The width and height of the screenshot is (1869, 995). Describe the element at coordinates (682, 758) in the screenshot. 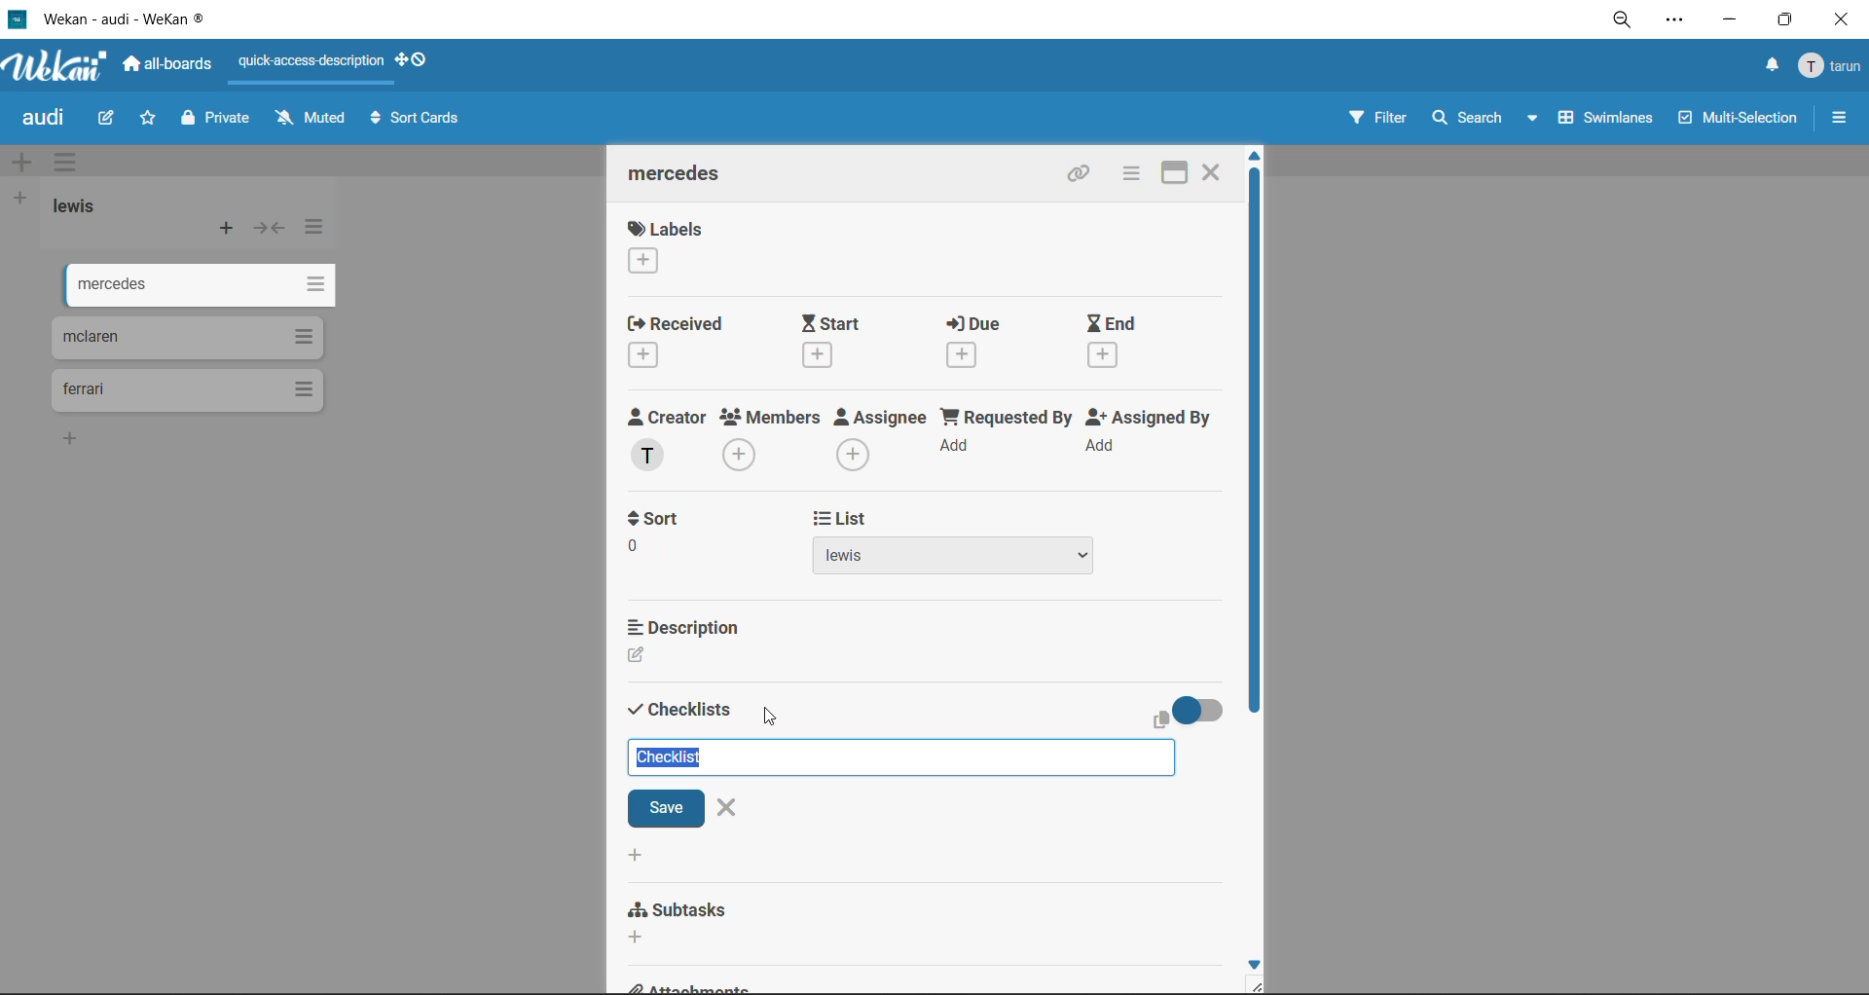

I see `checklist title` at that location.